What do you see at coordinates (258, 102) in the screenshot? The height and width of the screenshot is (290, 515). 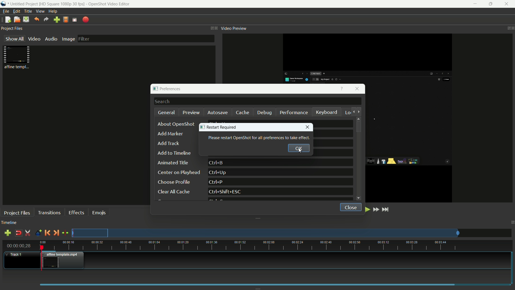 I see `search bar` at bounding box center [258, 102].